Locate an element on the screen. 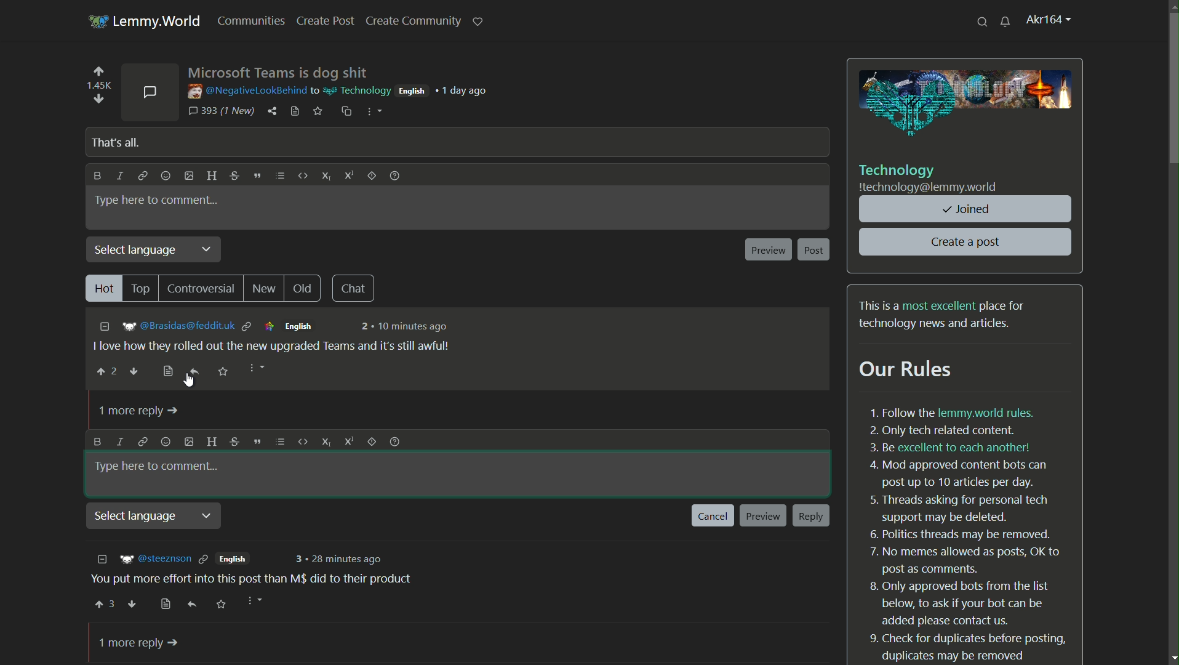 This screenshot has height=665, width=1179. quote is located at coordinates (255, 441).